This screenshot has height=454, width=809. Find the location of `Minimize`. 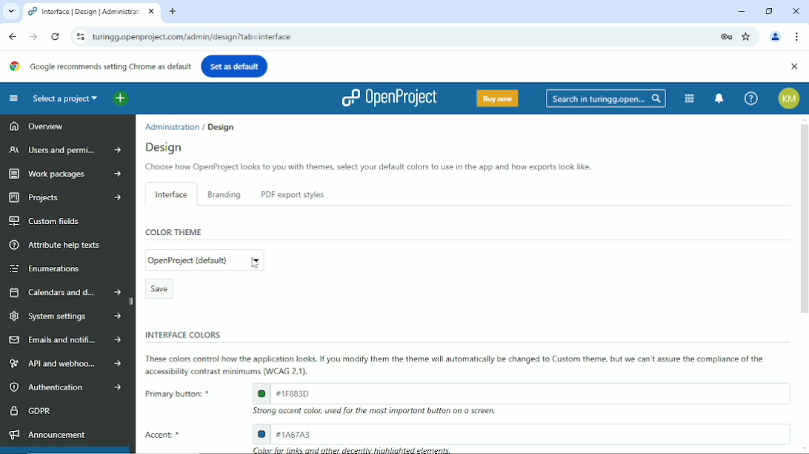

Minimize is located at coordinates (742, 11).